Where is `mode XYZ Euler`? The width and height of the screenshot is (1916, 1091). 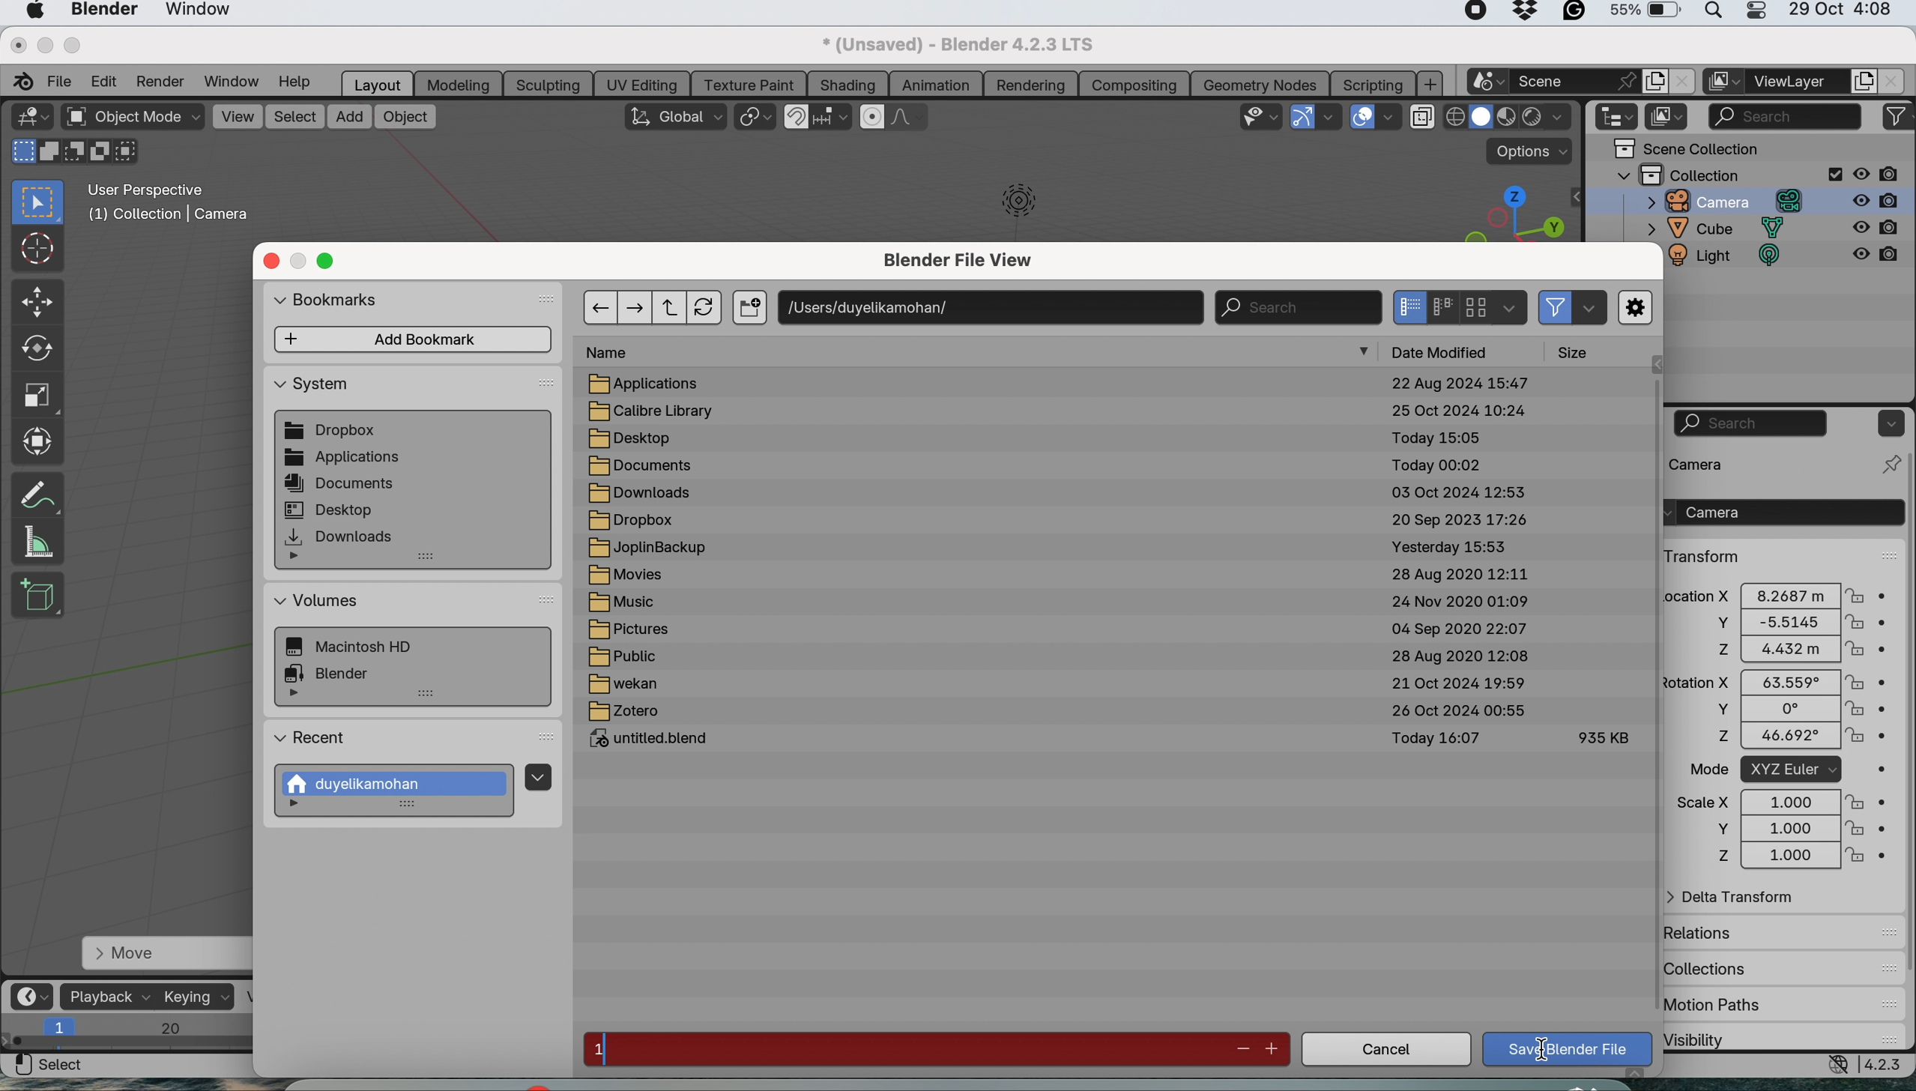 mode XYZ Euler is located at coordinates (1777, 770).